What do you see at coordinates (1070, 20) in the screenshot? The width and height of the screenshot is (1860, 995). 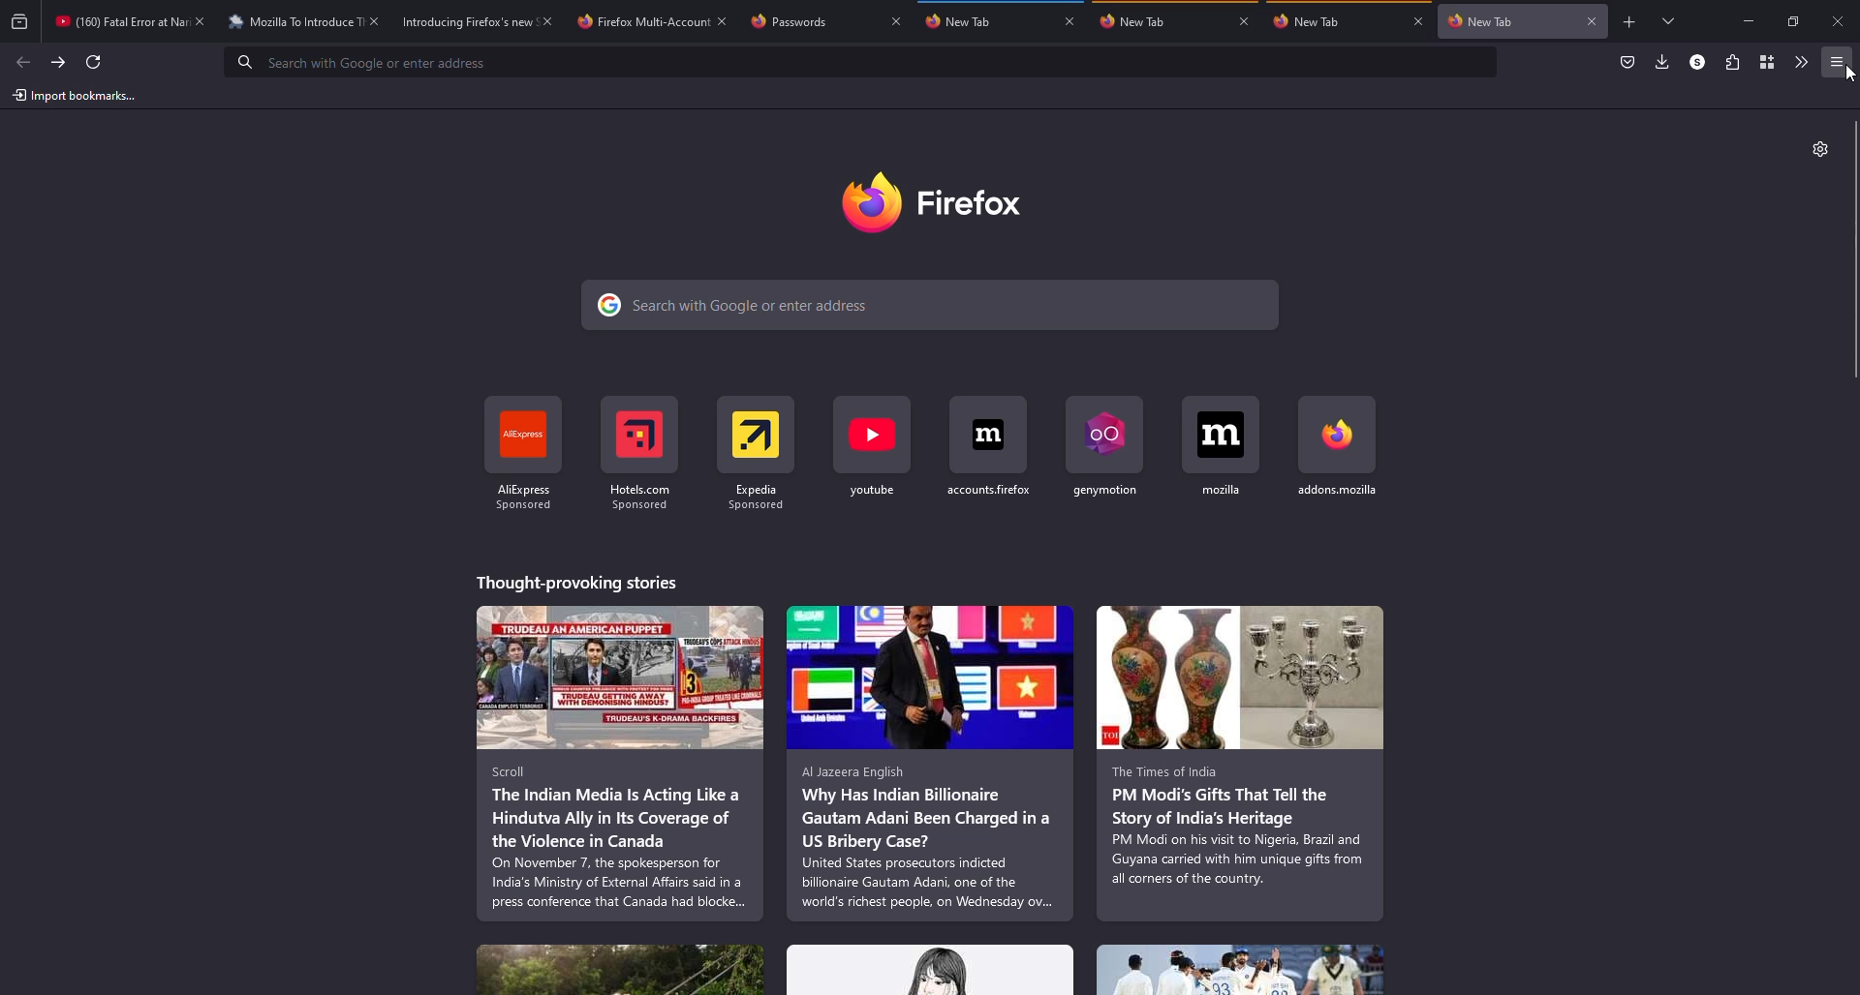 I see `close` at bounding box center [1070, 20].